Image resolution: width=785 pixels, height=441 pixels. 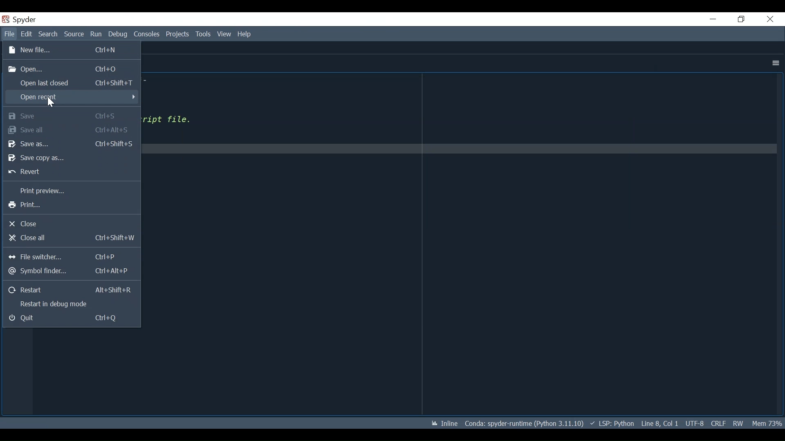 What do you see at coordinates (70, 68) in the screenshot?
I see `Open` at bounding box center [70, 68].